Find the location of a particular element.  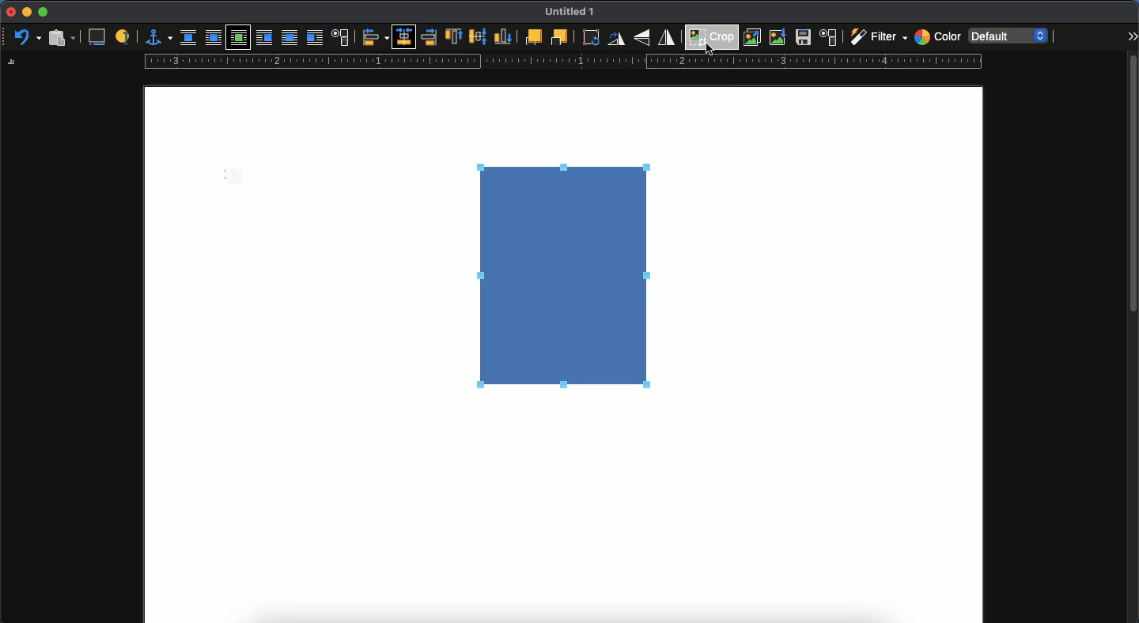

compress is located at coordinates (778, 37).